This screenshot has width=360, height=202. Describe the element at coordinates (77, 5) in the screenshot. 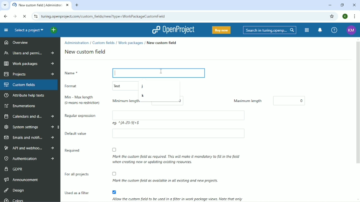

I see `New tab` at that location.